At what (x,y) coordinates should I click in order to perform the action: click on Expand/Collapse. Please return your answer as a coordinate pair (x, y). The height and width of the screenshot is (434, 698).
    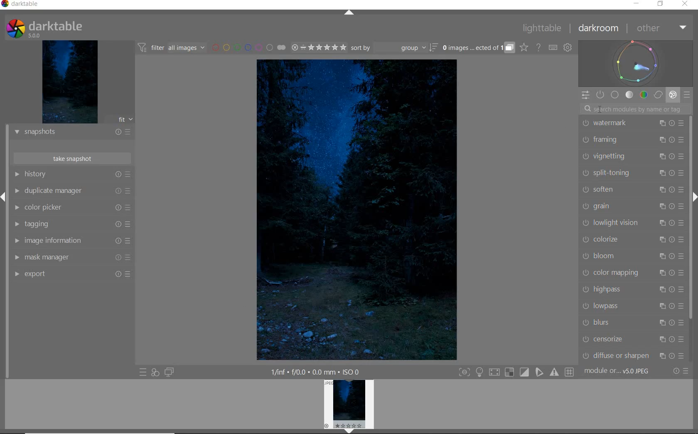
    Looking at the image, I should click on (4, 196).